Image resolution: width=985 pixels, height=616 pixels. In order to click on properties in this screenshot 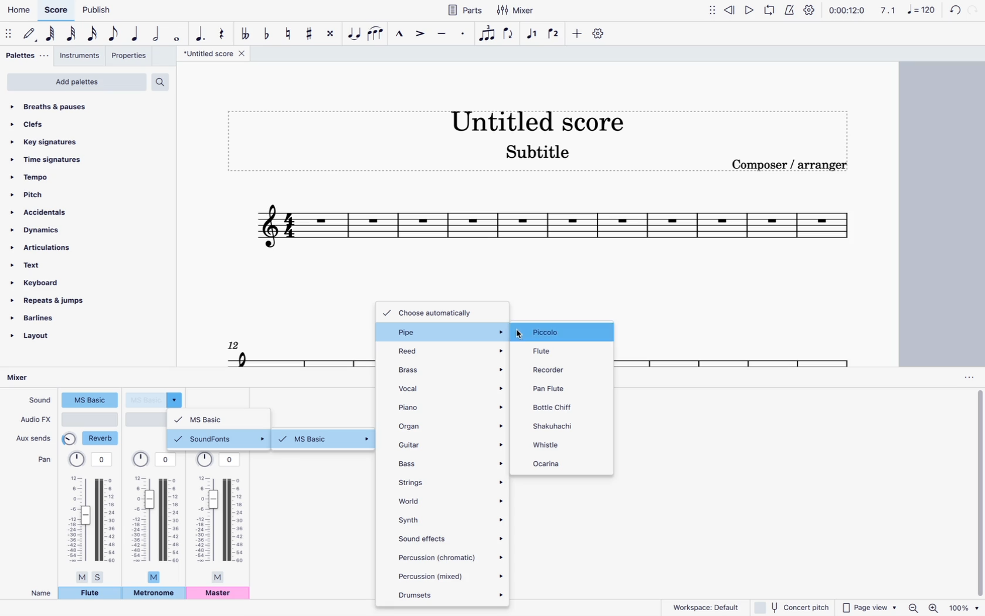, I will do `click(131, 57)`.